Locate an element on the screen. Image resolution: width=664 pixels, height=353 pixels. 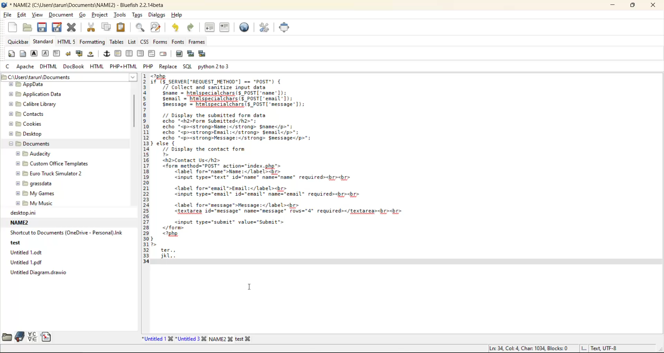
horizontal rule is located at coordinates (118, 55).